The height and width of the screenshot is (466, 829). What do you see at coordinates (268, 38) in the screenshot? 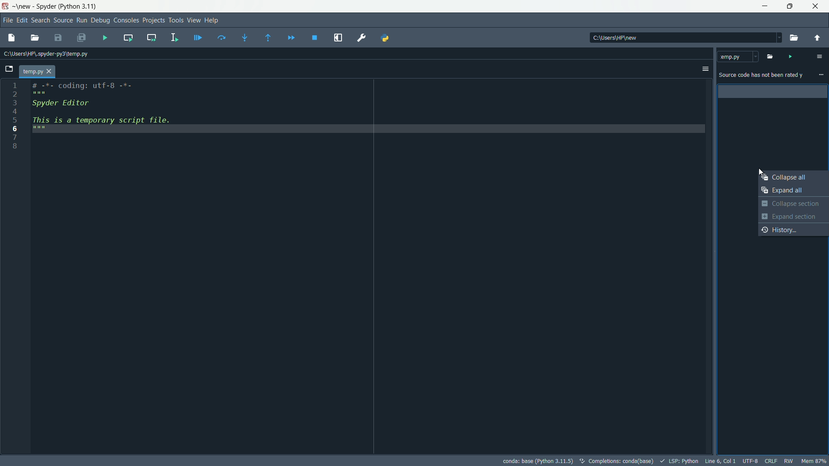
I see `continue execution until next function` at bounding box center [268, 38].